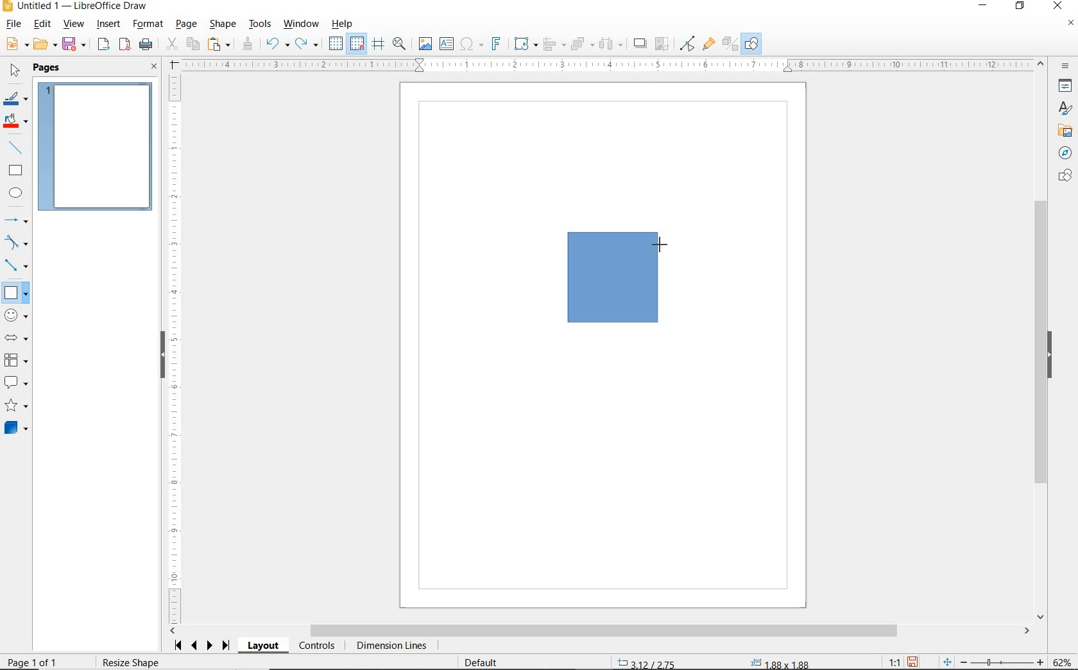  Describe the element at coordinates (600, 631) in the screenshot. I see `SCROLLBAR` at that location.